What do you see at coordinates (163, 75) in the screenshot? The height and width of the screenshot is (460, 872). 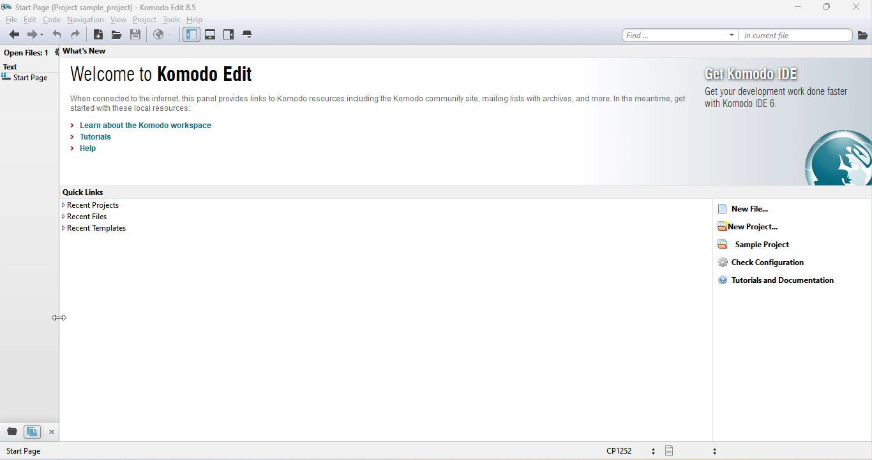 I see `welcome to komodo edit` at bounding box center [163, 75].